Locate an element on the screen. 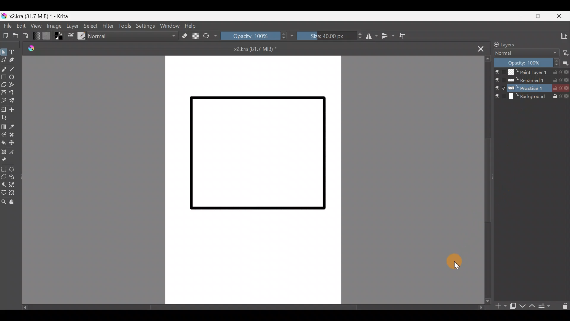  Preserve Alpha is located at coordinates (194, 35).